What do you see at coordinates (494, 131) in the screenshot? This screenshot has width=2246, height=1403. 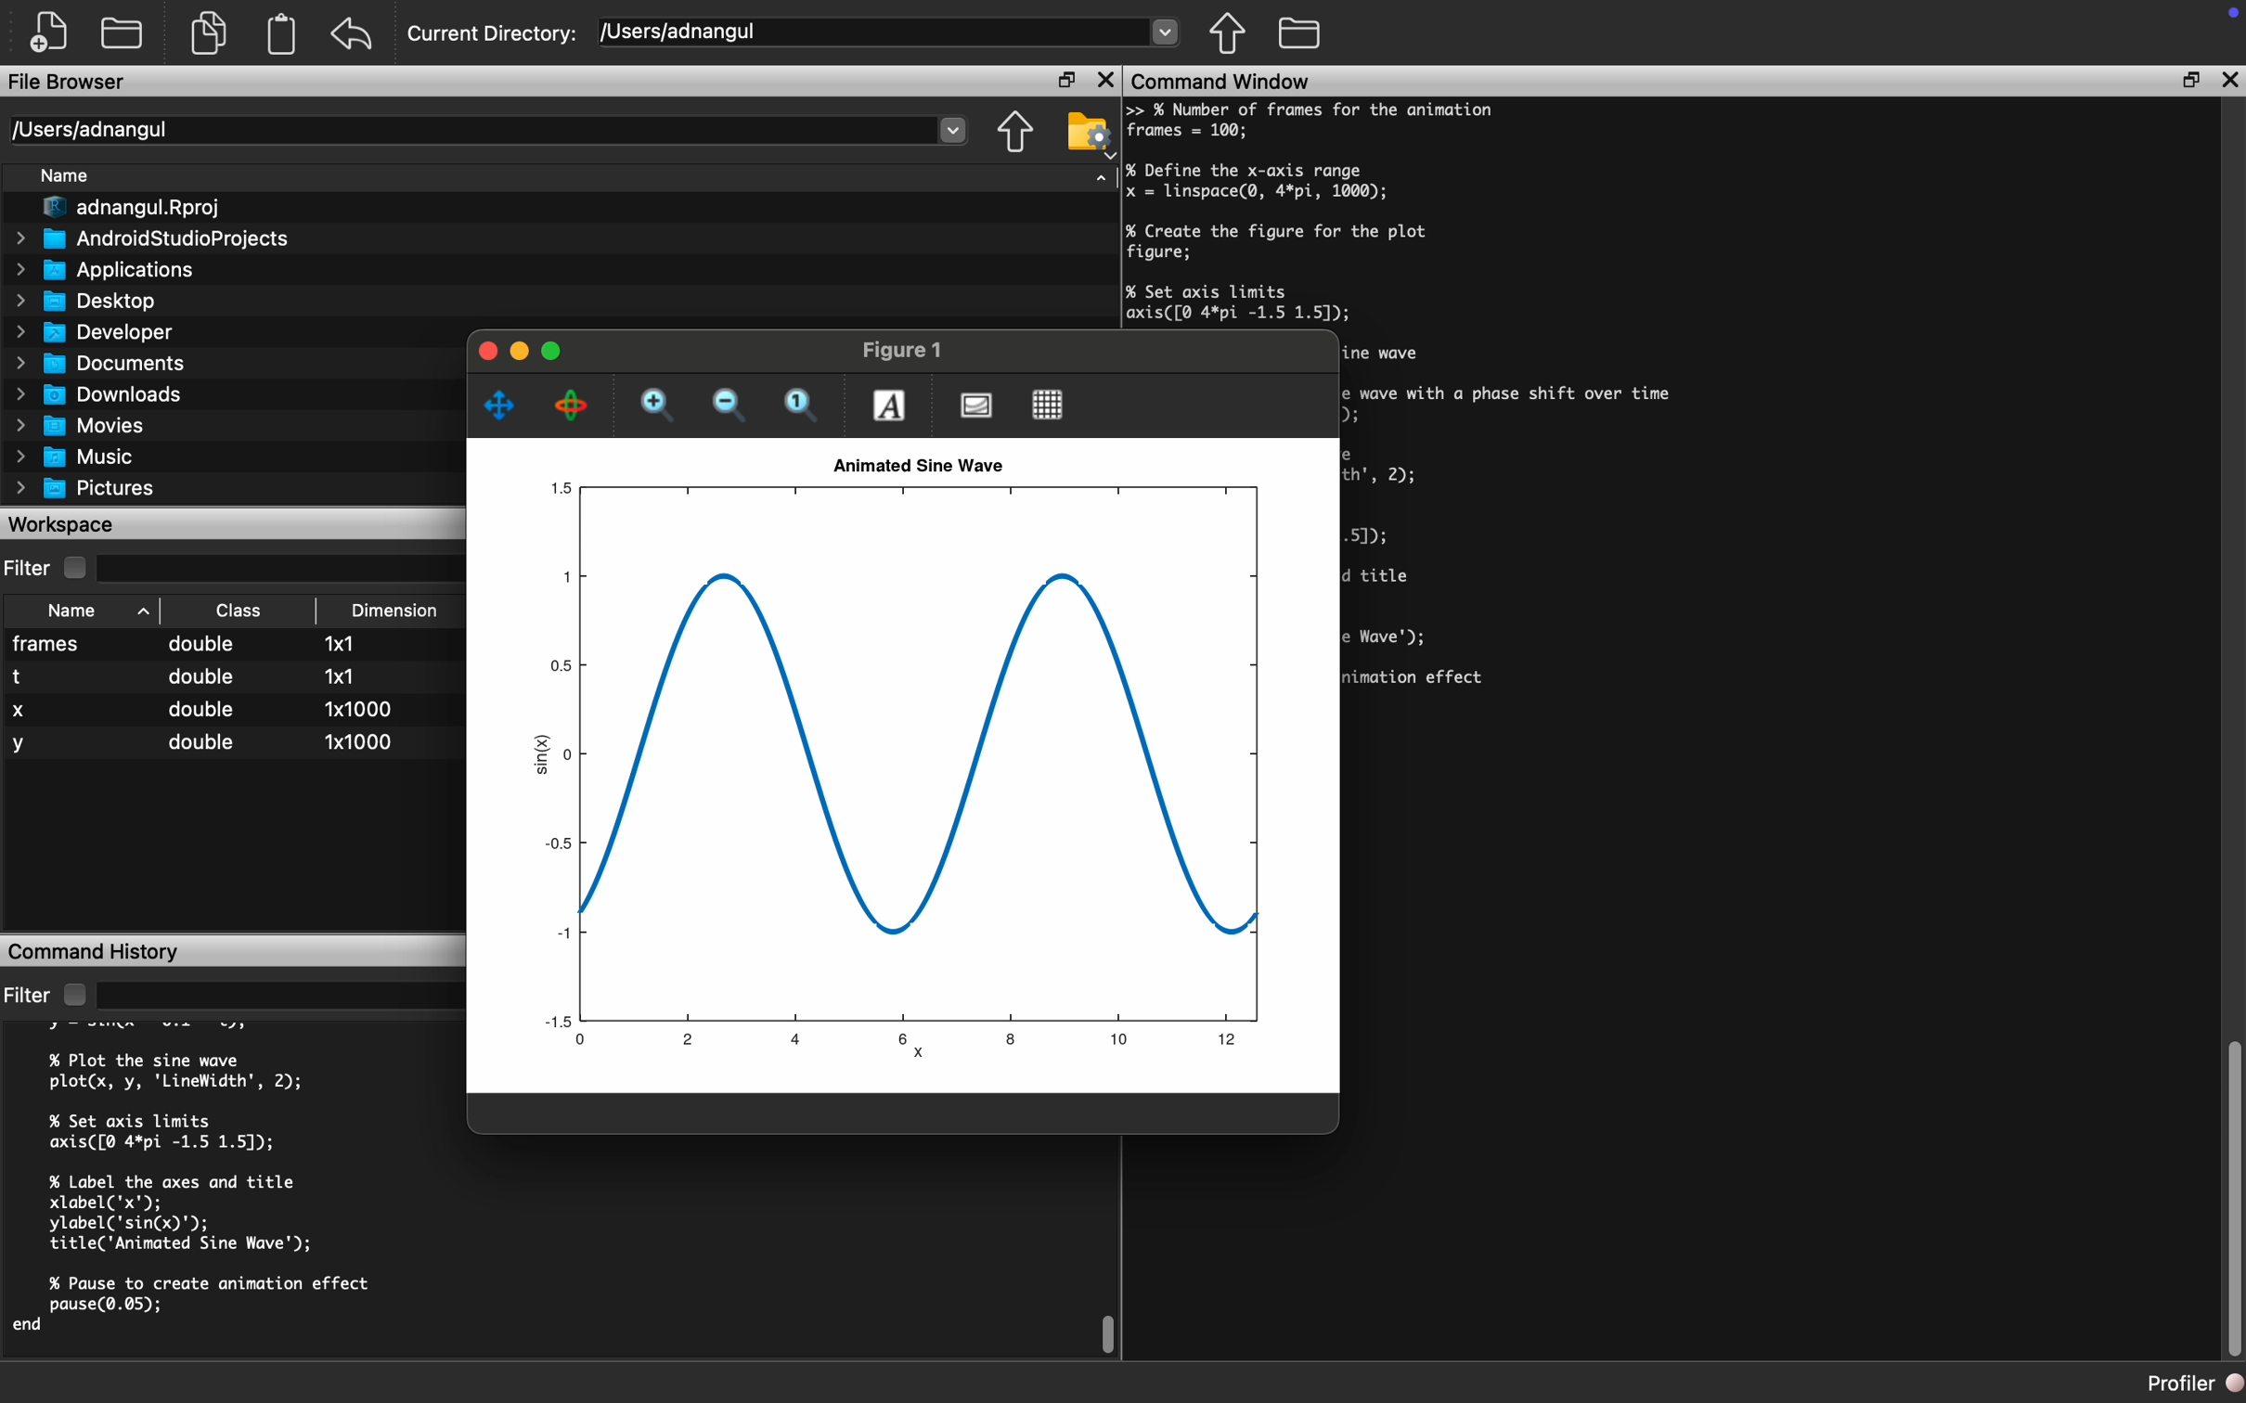 I see `/Users/adnangul 2` at bounding box center [494, 131].